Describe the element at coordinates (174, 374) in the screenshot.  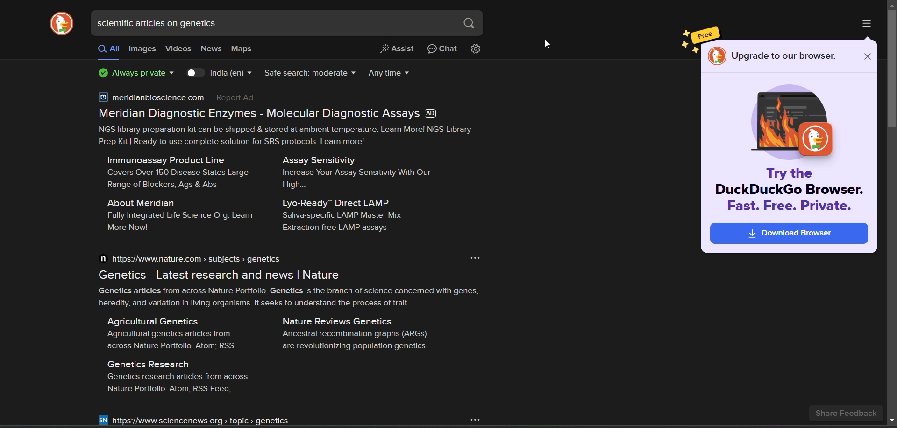
I see `Genetics Research
Genetics research articles from across
Nature Portfolio. Atom; RSS Feed...` at that location.